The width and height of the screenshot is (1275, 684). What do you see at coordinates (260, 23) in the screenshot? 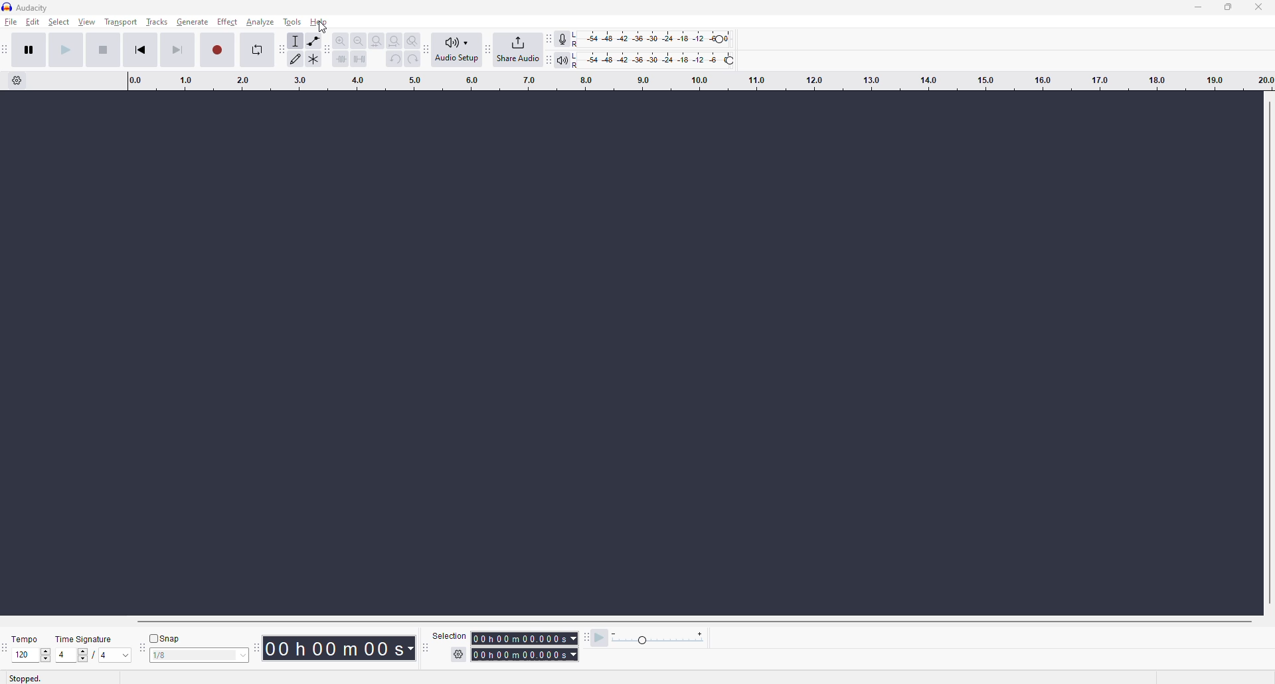
I see `analyze` at bounding box center [260, 23].